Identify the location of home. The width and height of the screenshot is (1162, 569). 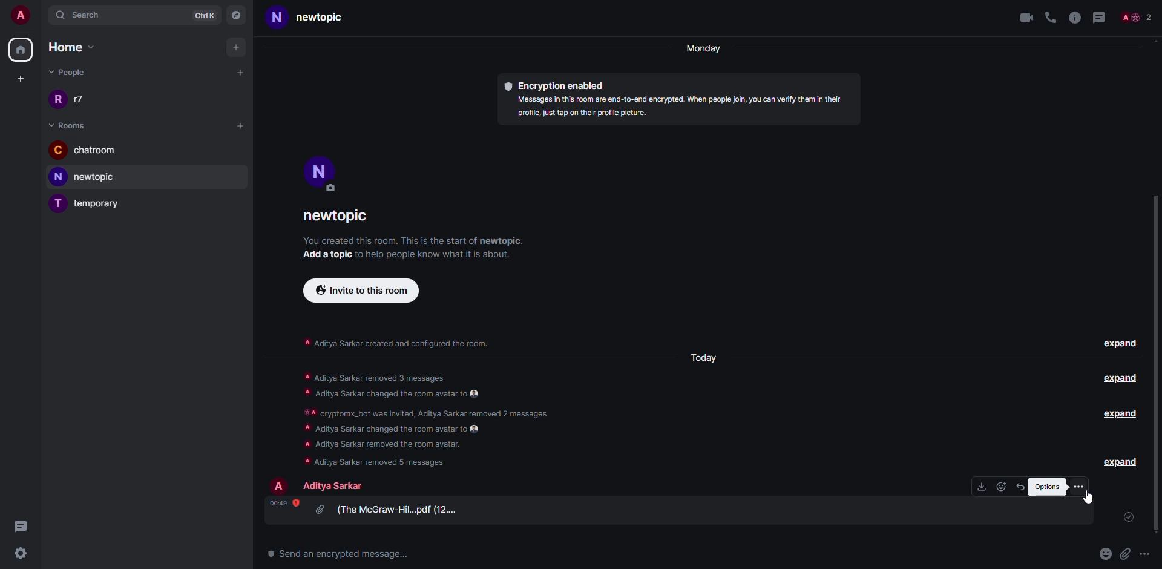
(78, 48).